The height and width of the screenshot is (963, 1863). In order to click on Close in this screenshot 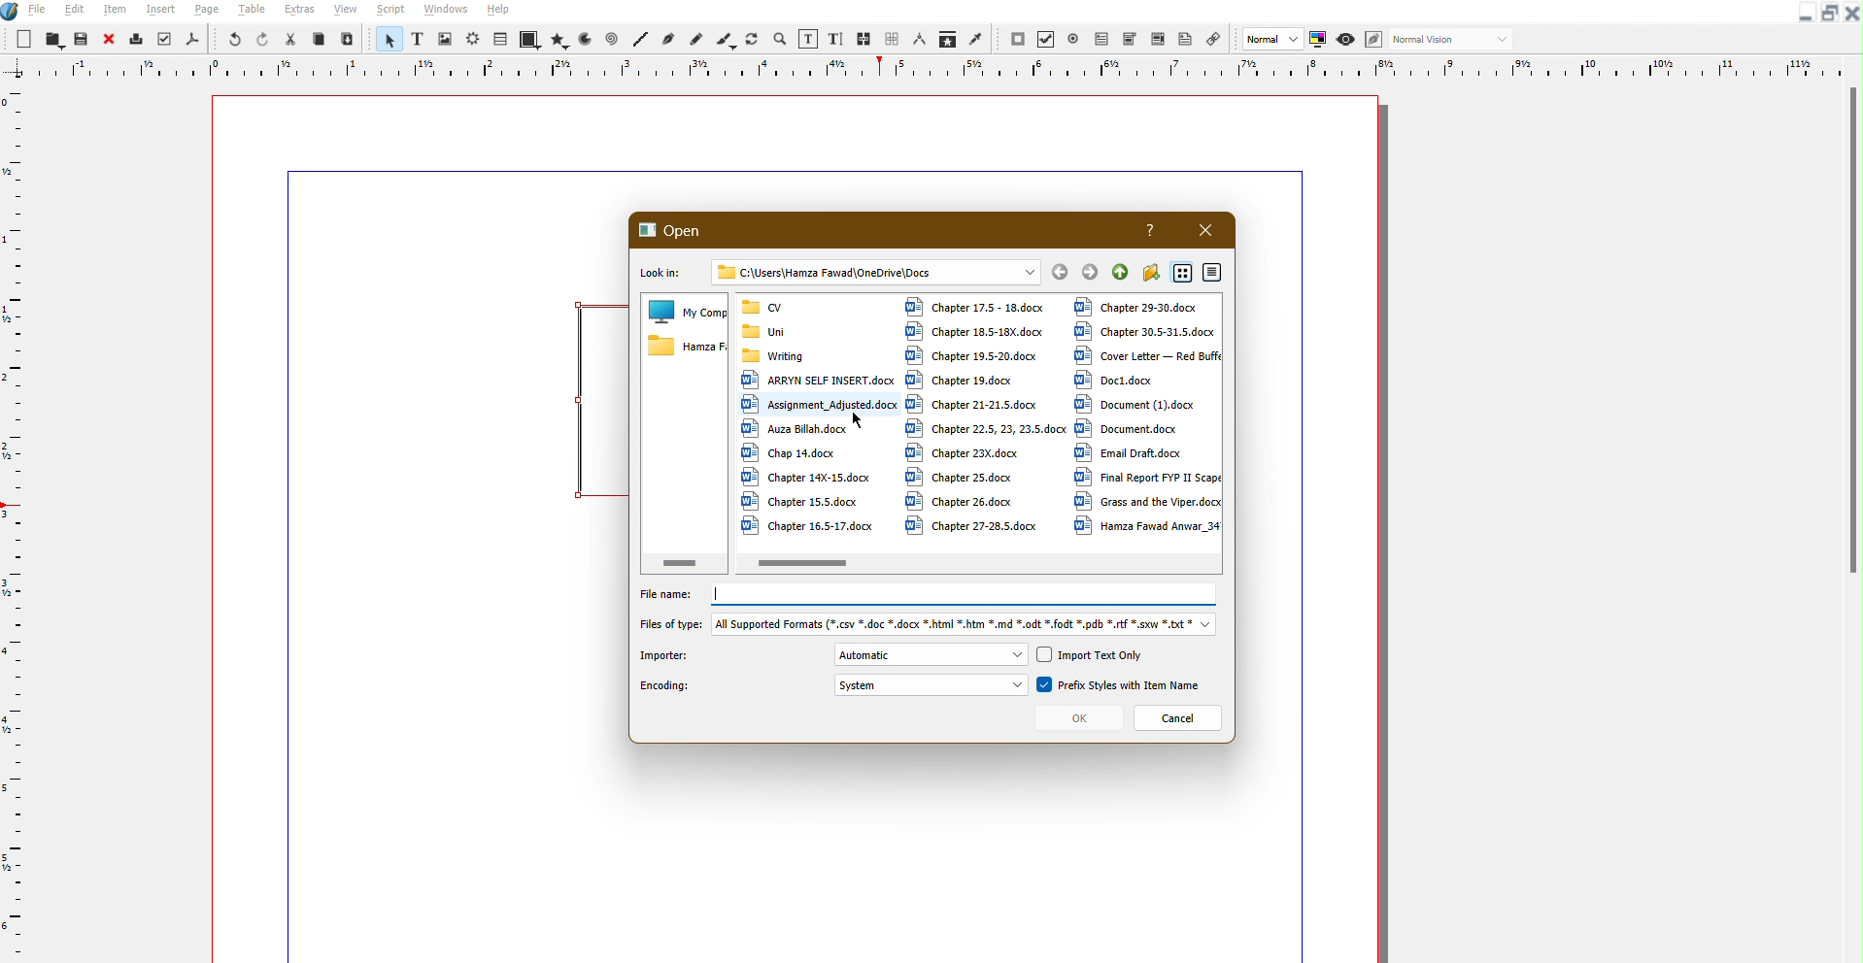, I will do `click(1850, 13)`.